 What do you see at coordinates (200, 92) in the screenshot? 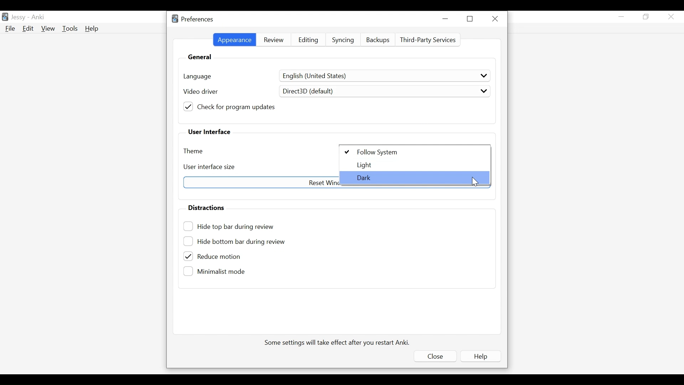
I see `Video driver` at bounding box center [200, 92].